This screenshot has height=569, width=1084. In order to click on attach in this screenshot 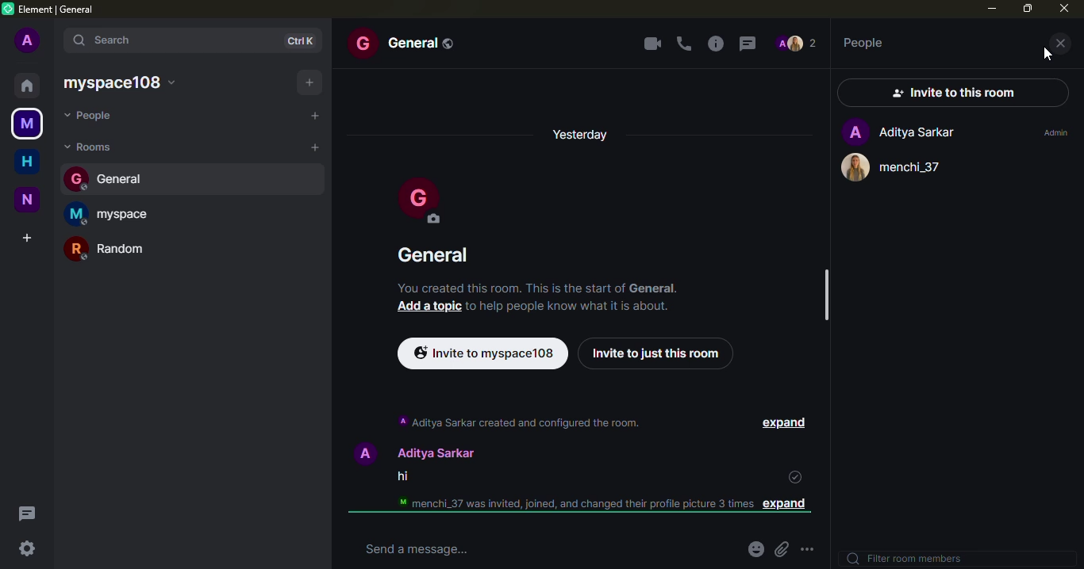, I will do `click(785, 549)`.